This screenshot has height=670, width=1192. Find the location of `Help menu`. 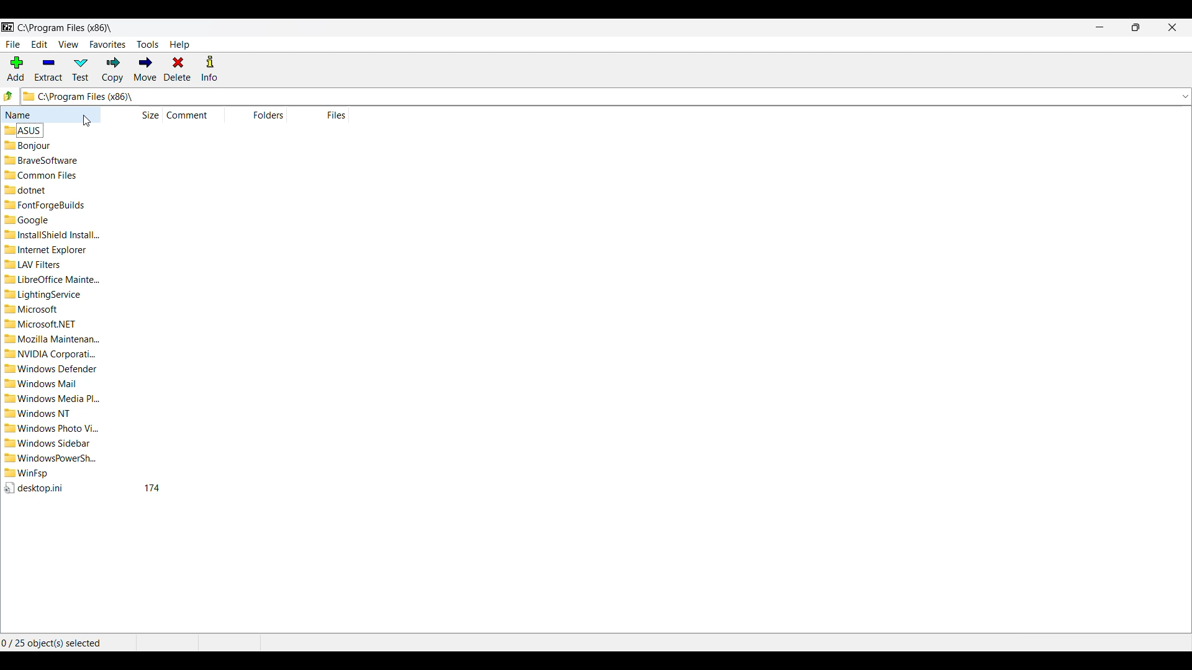

Help menu is located at coordinates (179, 45).